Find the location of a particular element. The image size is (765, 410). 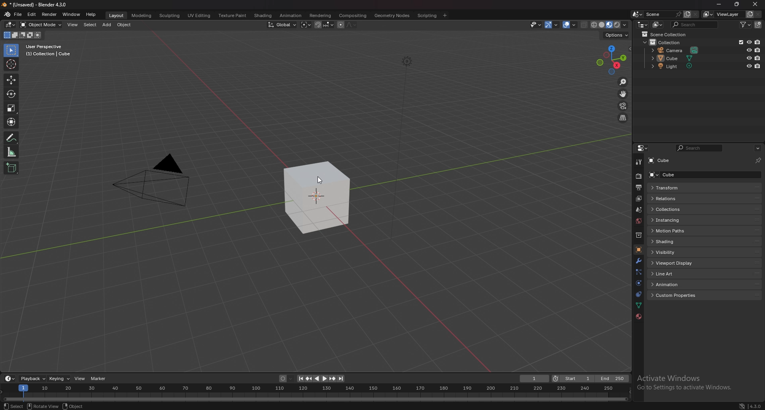

collection is located at coordinates (669, 42).